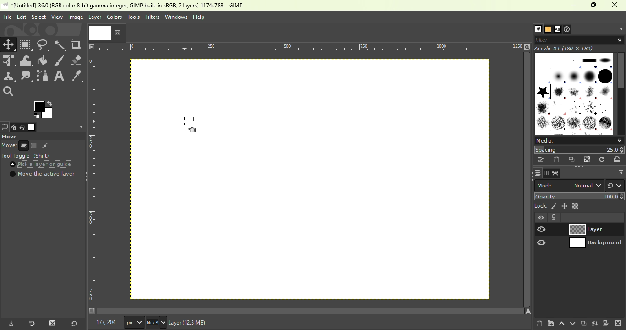 The width and height of the screenshot is (626, 330). I want to click on Delete the brushes, so click(588, 159).